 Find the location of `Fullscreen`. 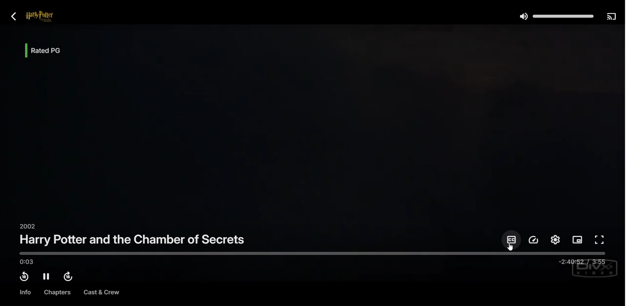

Fullscreen is located at coordinates (600, 240).